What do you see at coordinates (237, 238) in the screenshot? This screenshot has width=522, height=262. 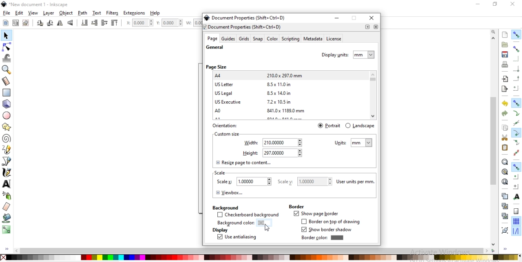 I see `use antiliasing` at bounding box center [237, 238].